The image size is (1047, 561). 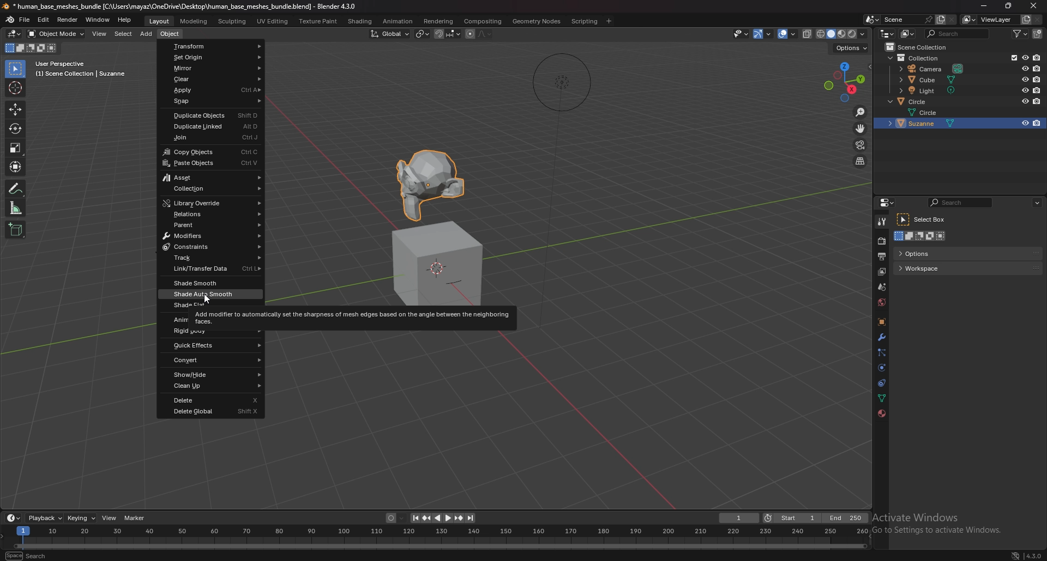 What do you see at coordinates (881, 241) in the screenshot?
I see `render` at bounding box center [881, 241].